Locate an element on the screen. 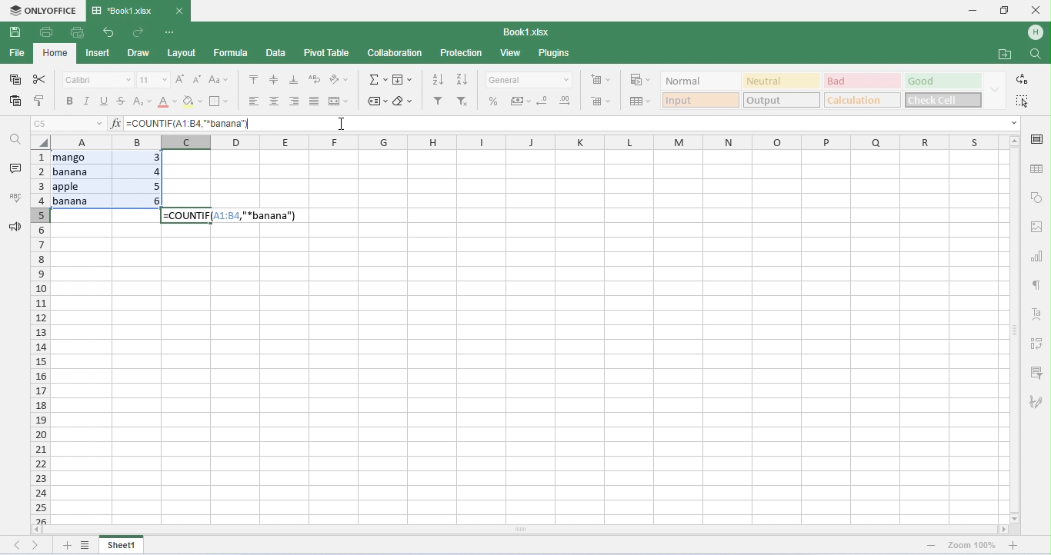 Image resolution: width=1051 pixels, height=555 pixels. align middle is located at coordinates (275, 80).